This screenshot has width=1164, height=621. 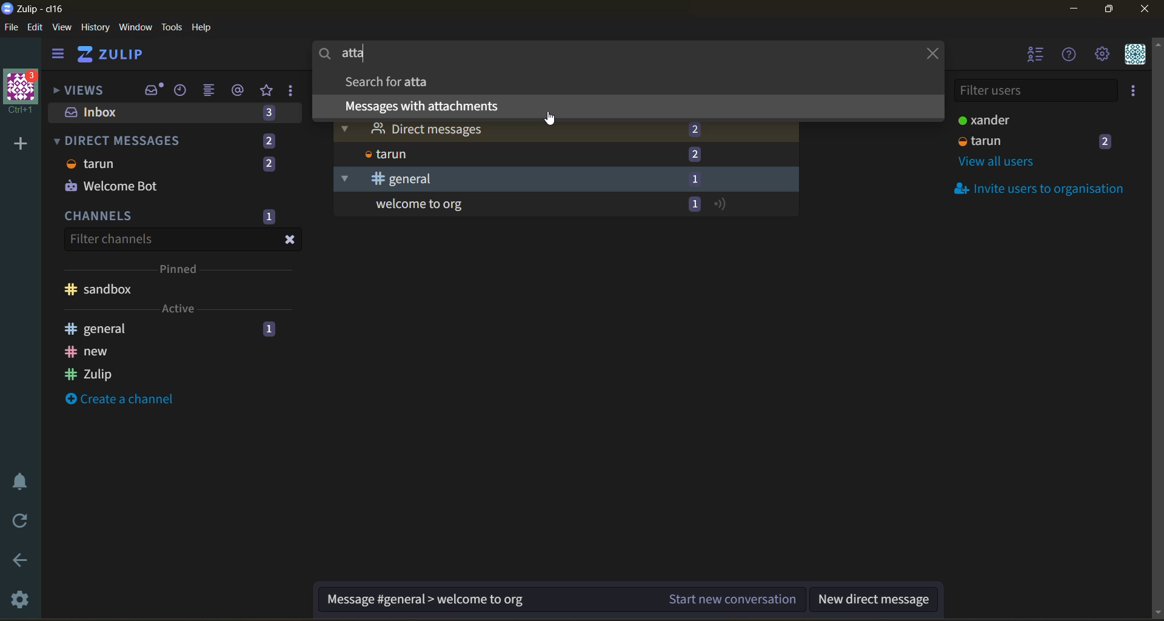 What do you see at coordinates (694, 204) in the screenshot?
I see `1` at bounding box center [694, 204].